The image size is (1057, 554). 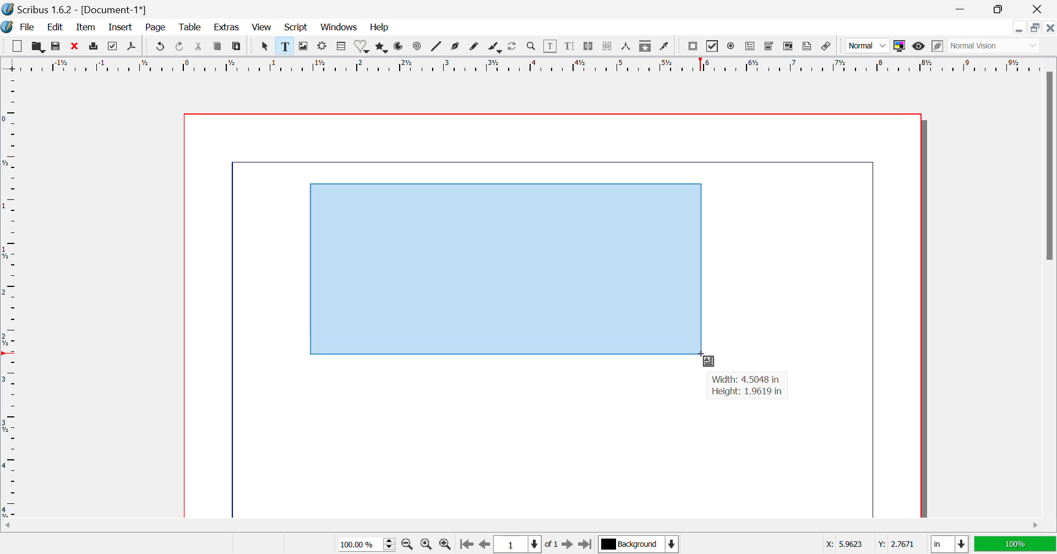 I want to click on New, so click(x=17, y=46).